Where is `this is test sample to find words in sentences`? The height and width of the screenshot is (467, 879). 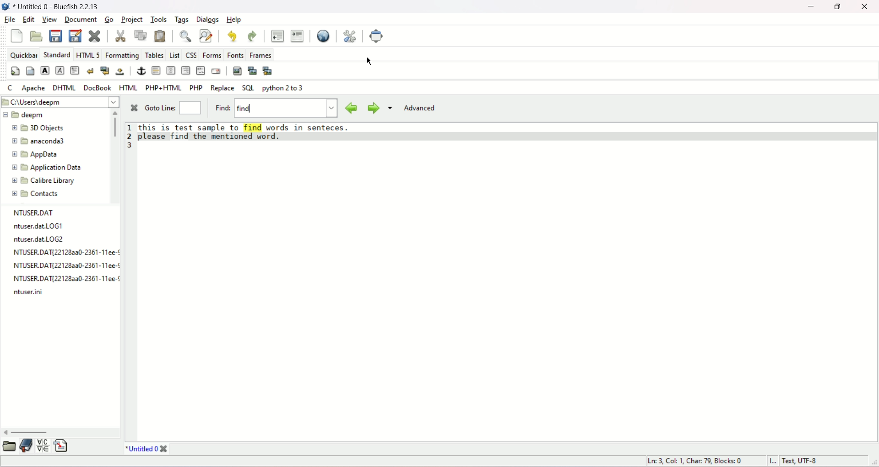
this is test sample to find words in sentences is located at coordinates (247, 126).